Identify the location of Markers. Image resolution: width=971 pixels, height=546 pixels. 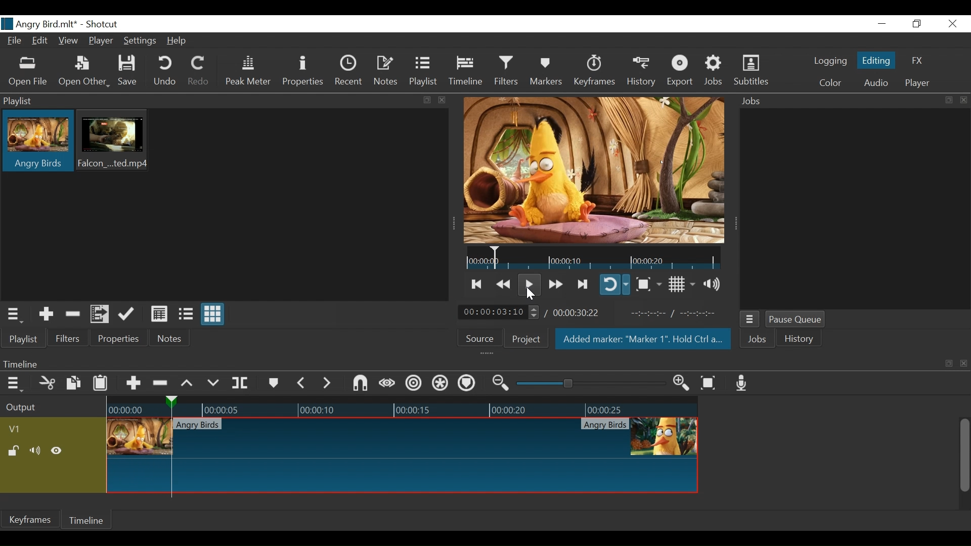
(545, 72).